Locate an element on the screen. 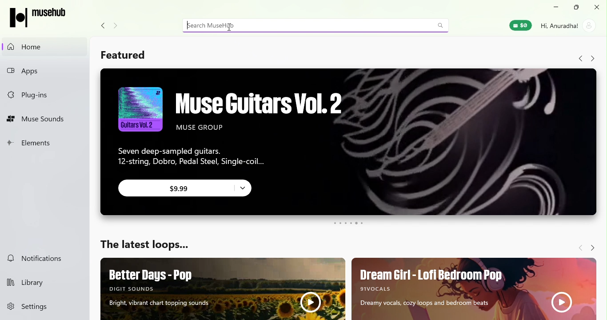 This screenshot has width=607, height=320. Close is located at coordinates (598, 8).